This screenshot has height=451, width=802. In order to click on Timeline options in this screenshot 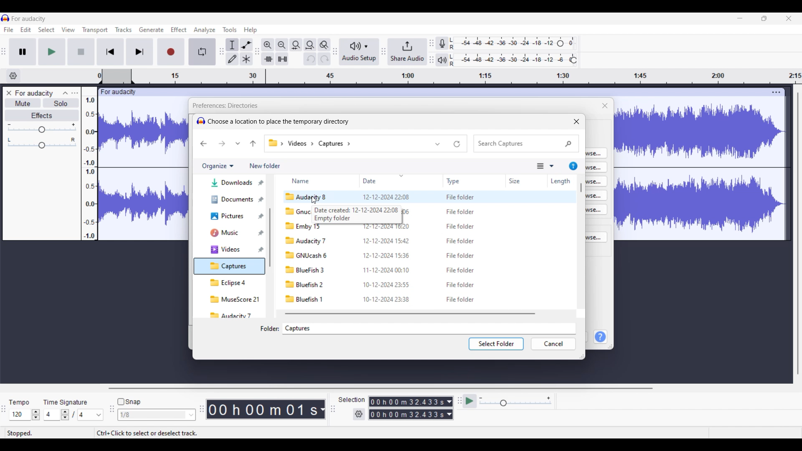, I will do `click(13, 76)`.